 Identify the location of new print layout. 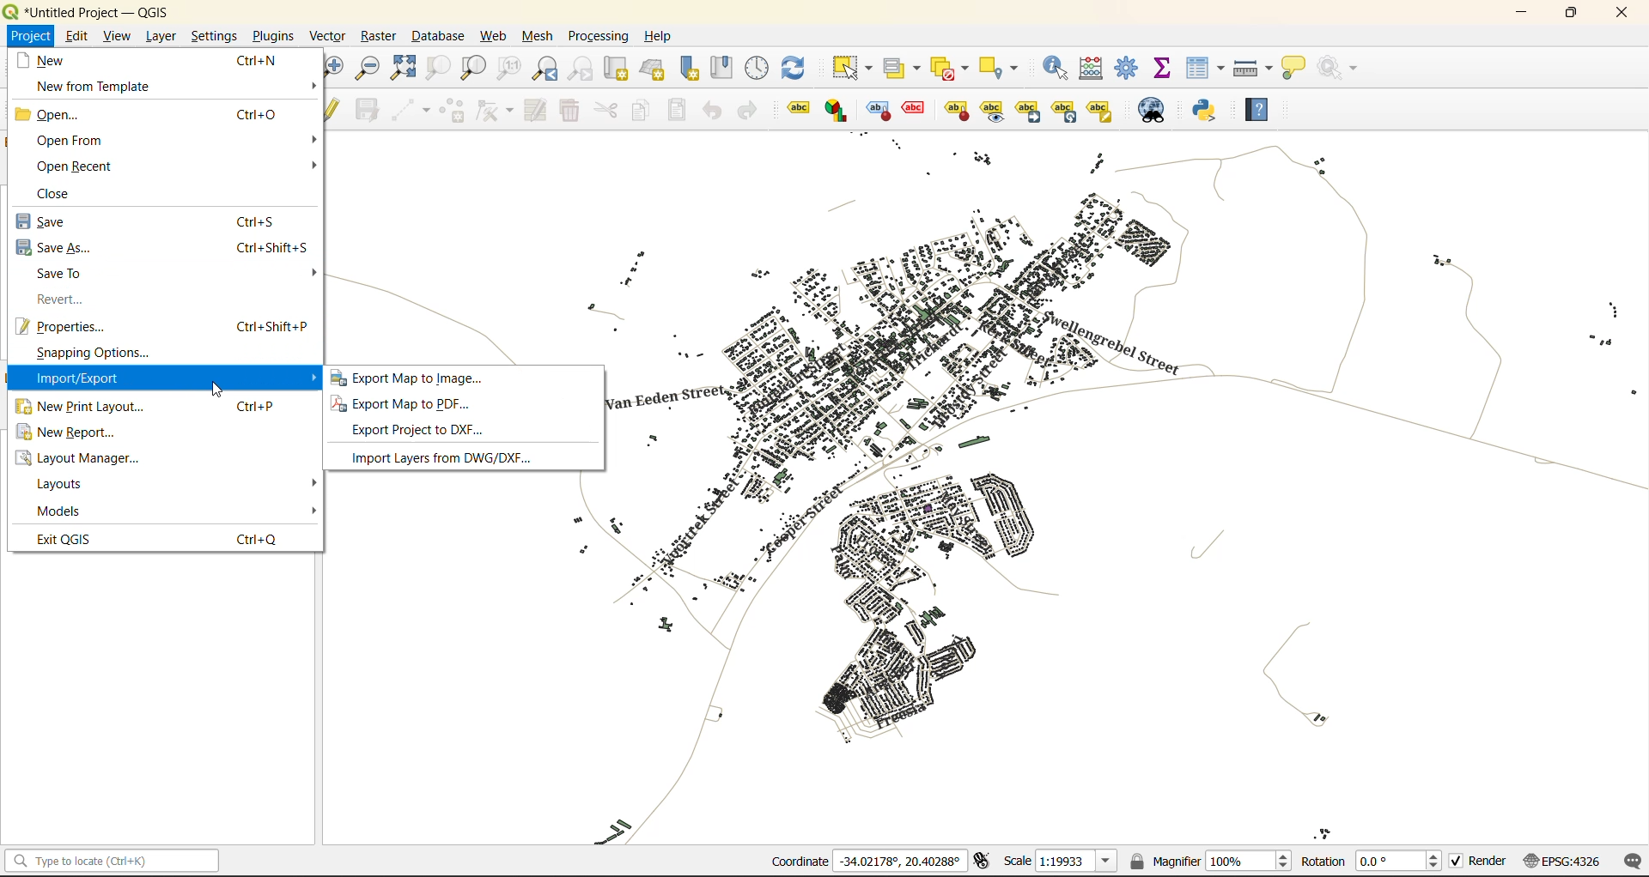
(83, 407).